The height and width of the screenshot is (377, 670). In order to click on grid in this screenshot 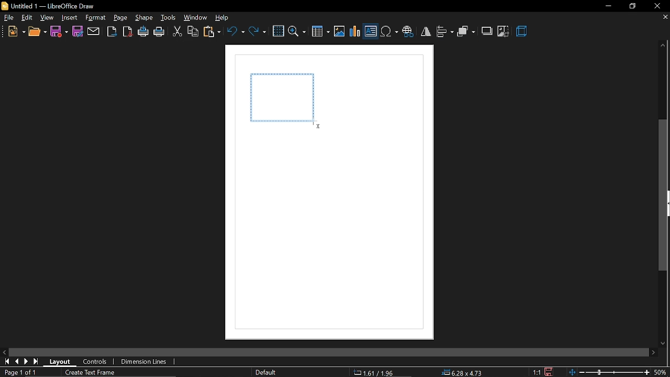, I will do `click(278, 31)`.